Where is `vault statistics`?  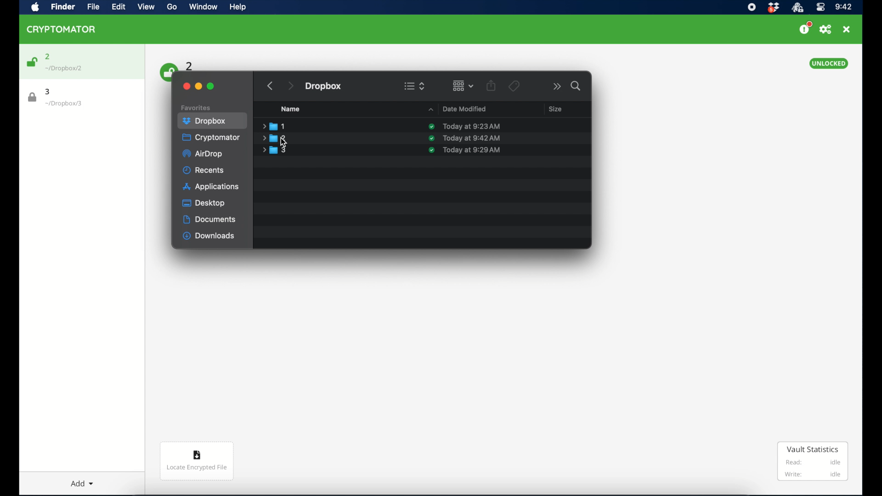
vault statistics is located at coordinates (813, 462).